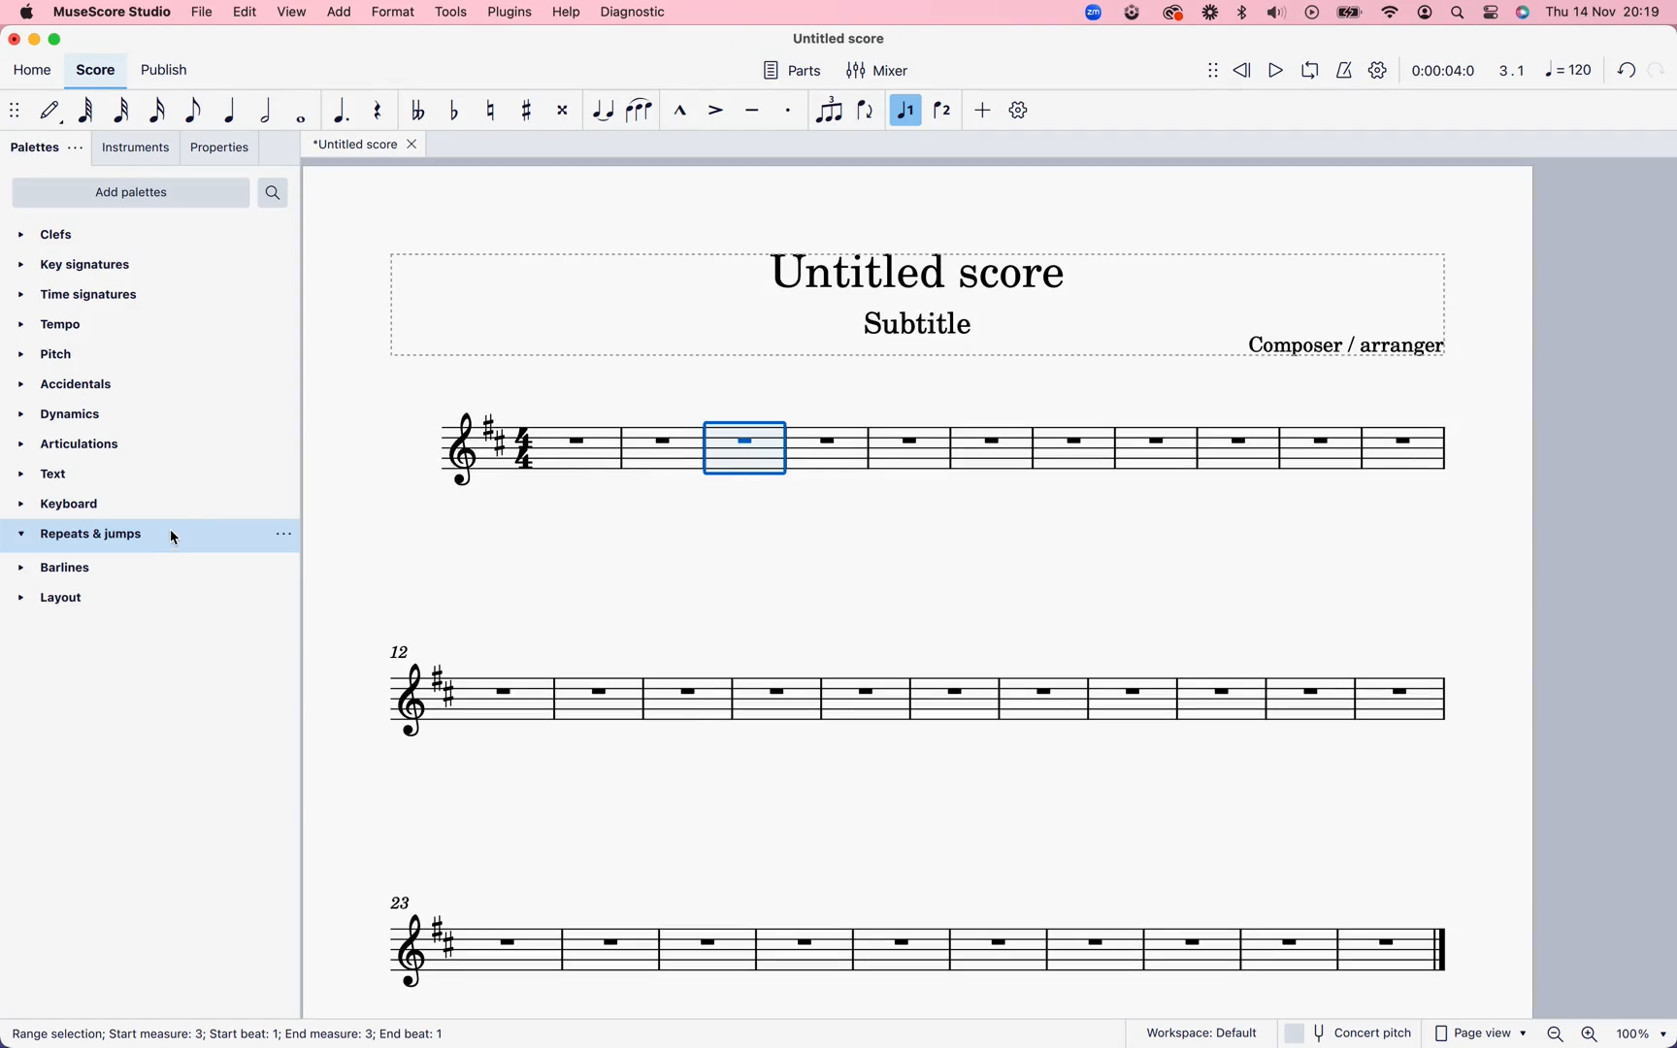 This screenshot has width=1677, height=1048. What do you see at coordinates (1244, 67) in the screenshot?
I see `rewind` at bounding box center [1244, 67].